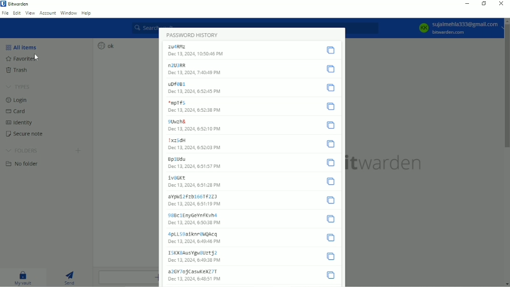 The height and width of the screenshot is (287, 510). I want to click on Copy password, so click(330, 50).